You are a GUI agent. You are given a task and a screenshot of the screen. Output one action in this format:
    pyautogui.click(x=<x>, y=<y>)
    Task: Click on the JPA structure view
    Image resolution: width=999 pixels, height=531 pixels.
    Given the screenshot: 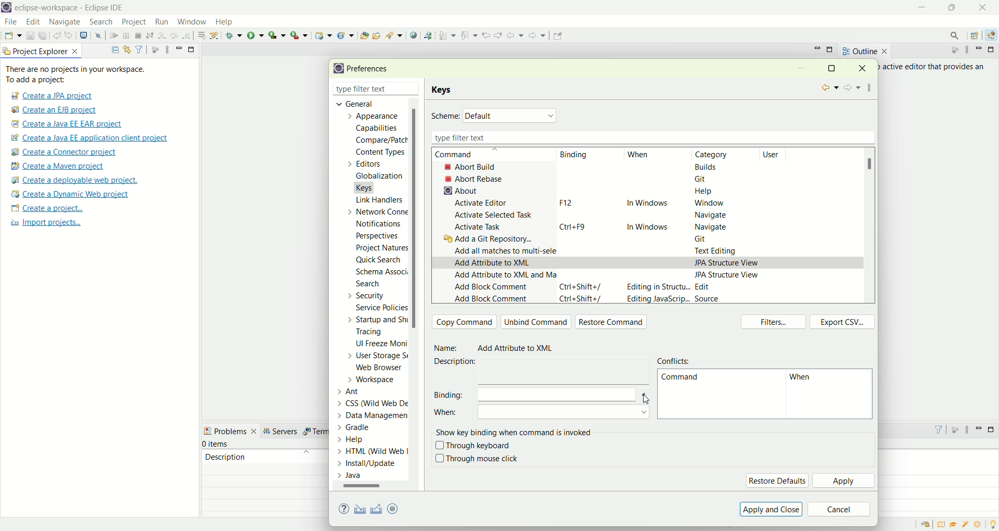 What is the action you would take?
    pyautogui.click(x=728, y=274)
    